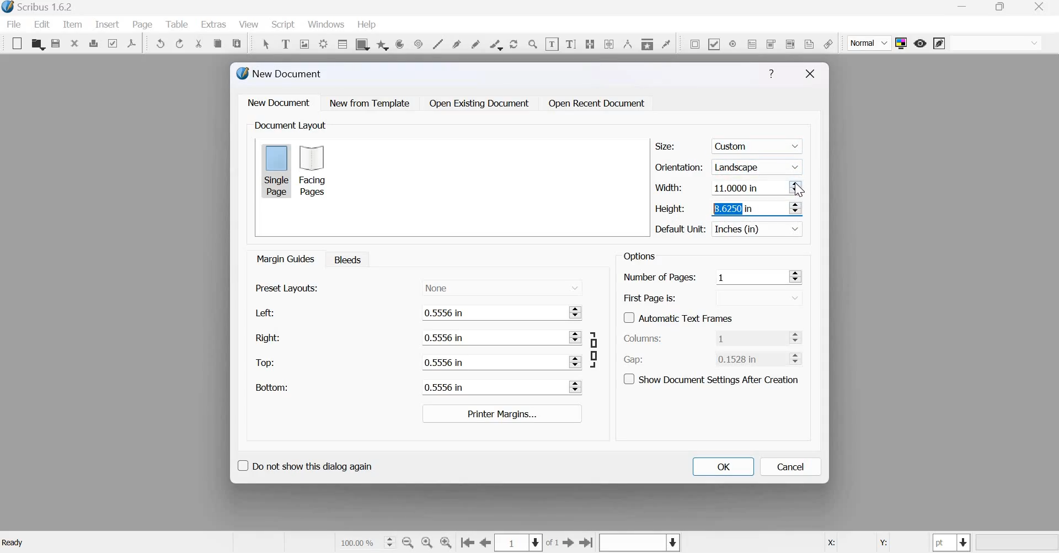  What do you see at coordinates (341, 44) in the screenshot?
I see `table` at bounding box center [341, 44].